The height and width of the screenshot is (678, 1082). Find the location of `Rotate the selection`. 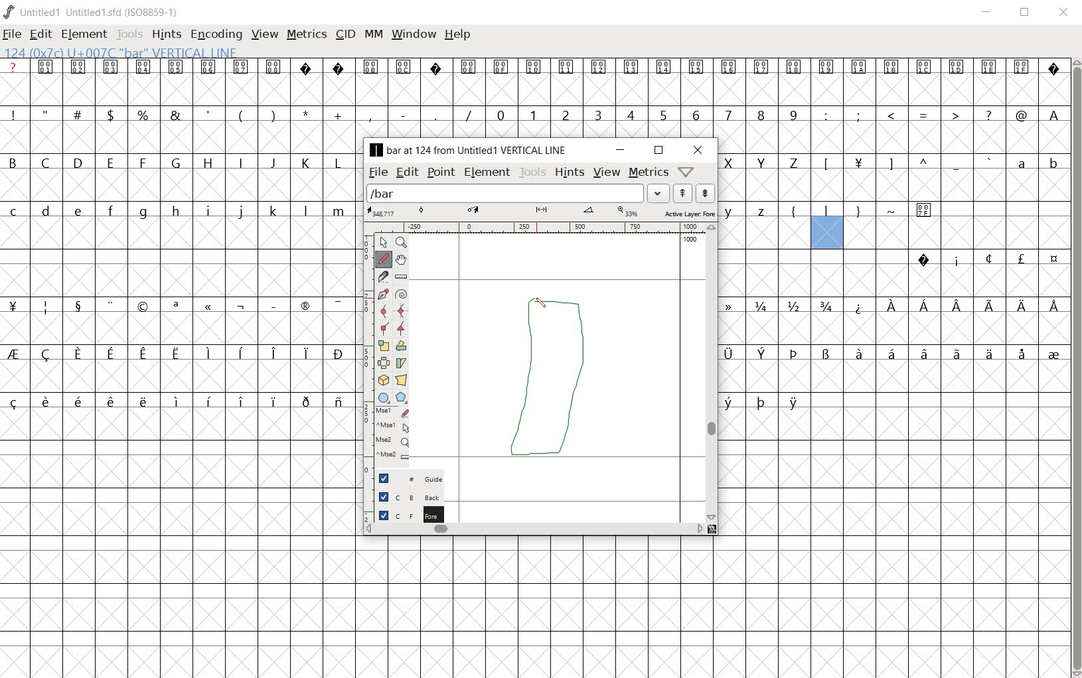

Rotate the selection is located at coordinates (402, 346).